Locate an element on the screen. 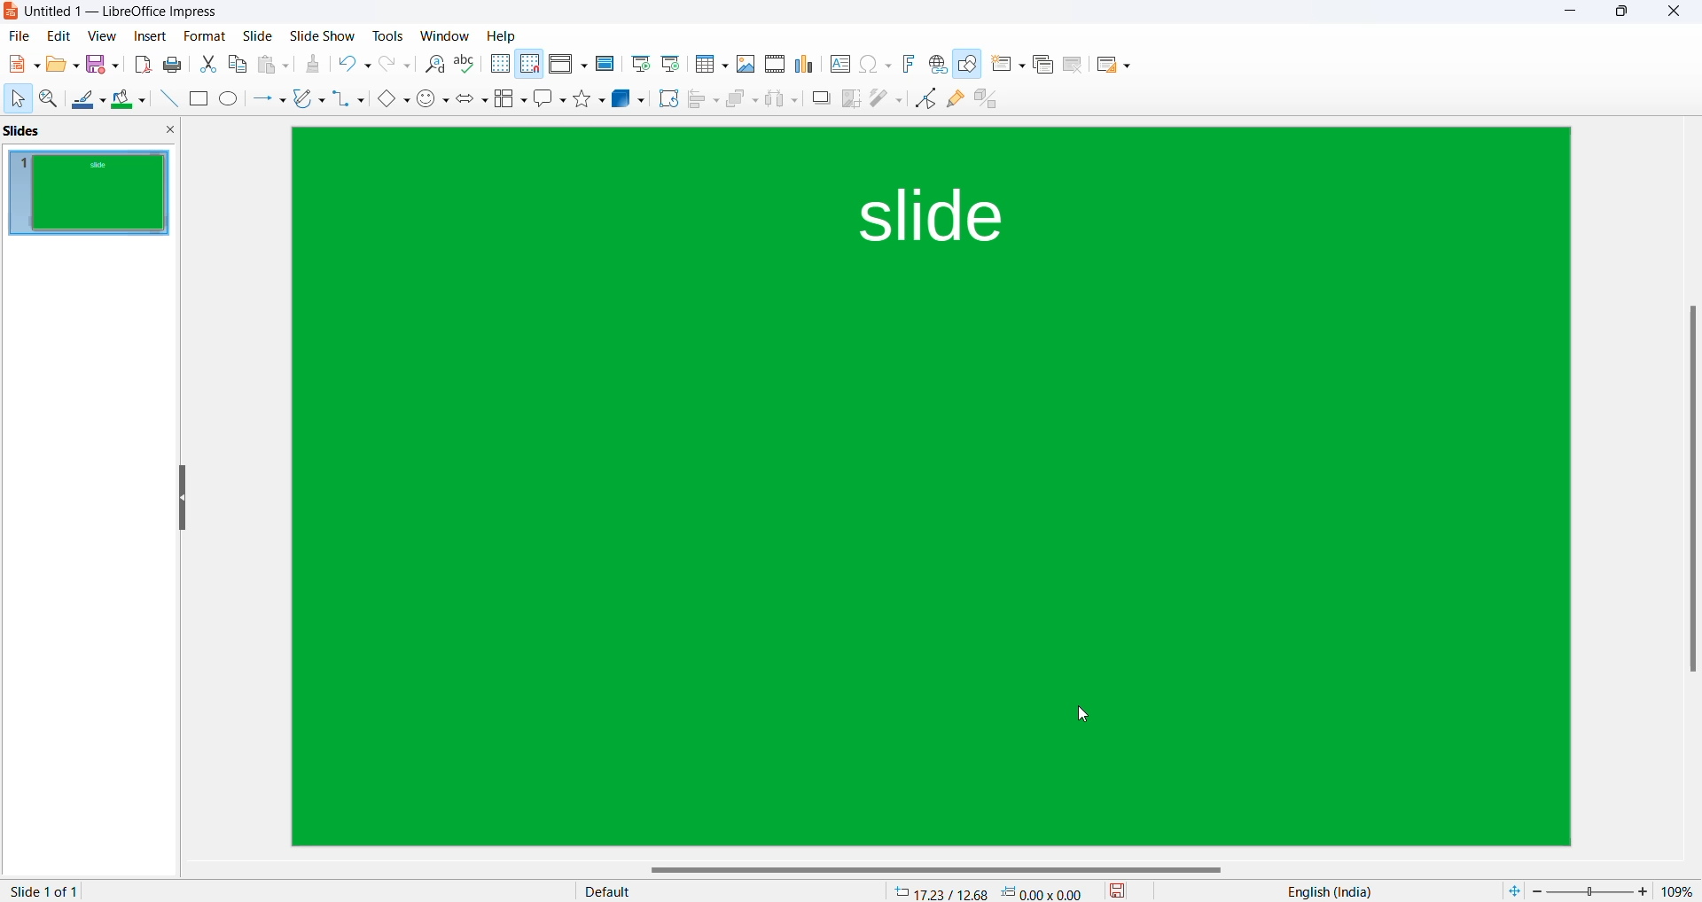 The height and width of the screenshot is (902, 1702). align is located at coordinates (704, 100).